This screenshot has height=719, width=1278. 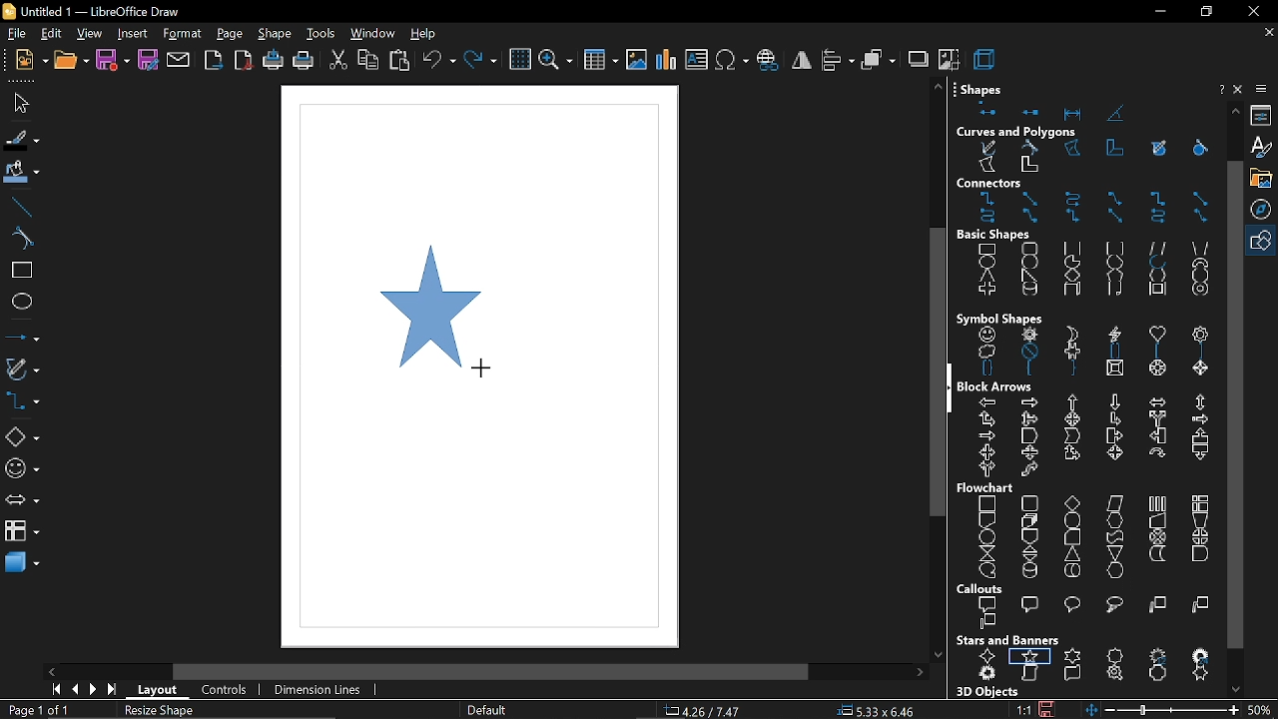 I want to click on curves and polygons, so click(x=1083, y=158).